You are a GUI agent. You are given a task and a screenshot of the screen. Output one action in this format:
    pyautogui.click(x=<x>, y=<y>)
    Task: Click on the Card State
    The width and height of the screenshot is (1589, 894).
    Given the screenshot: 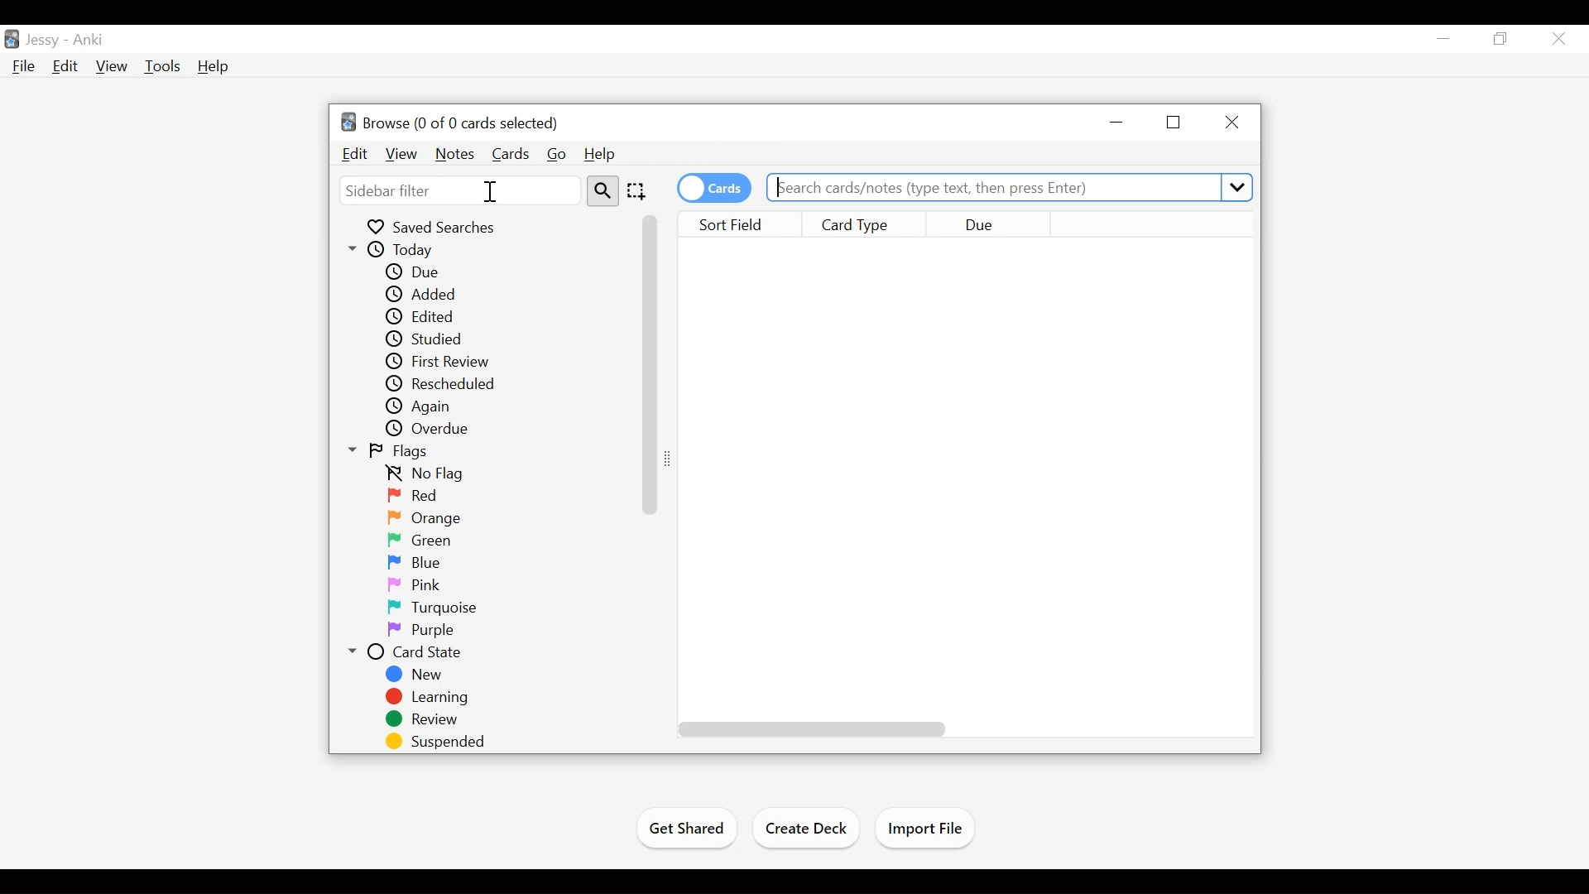 What is the action you would take?
    pyautogui.click(x=410, y=652)
    